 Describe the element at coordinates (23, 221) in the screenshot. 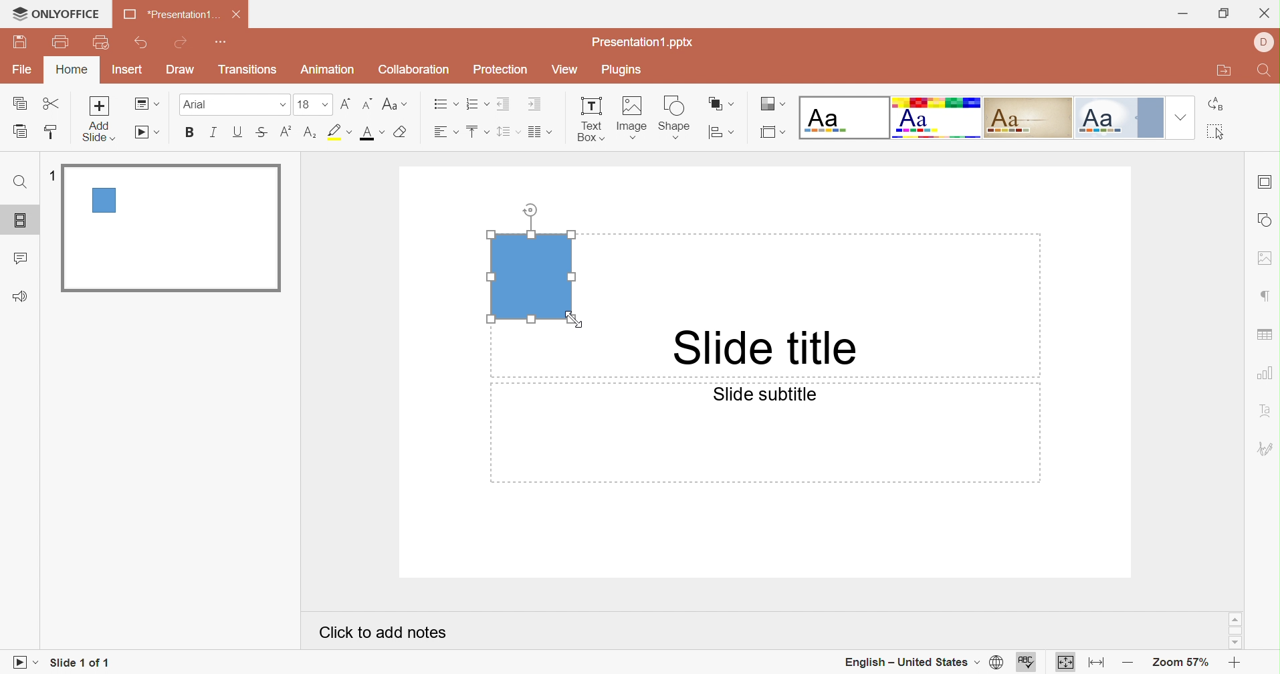

I see `Slides` at that location.